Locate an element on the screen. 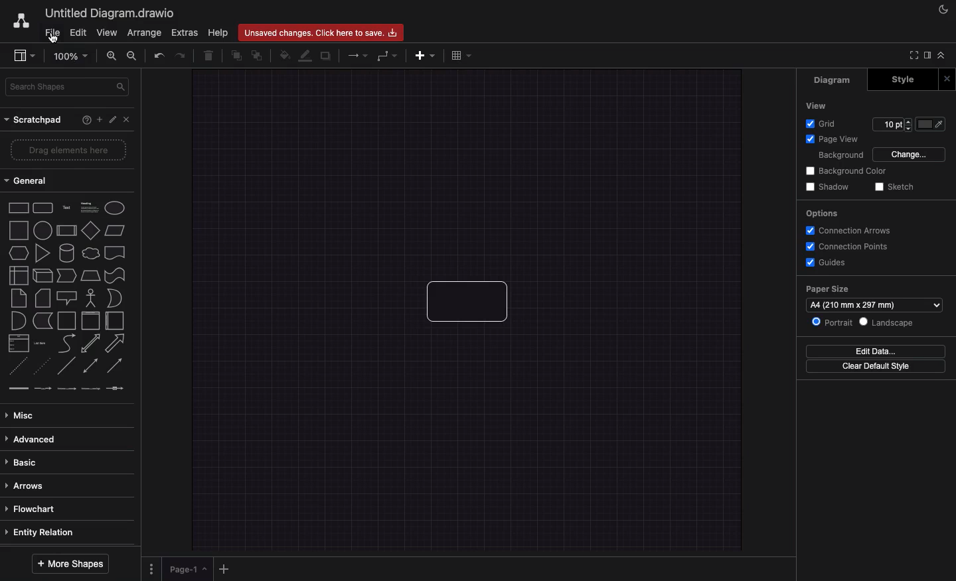 The width and height of the screenshot is (956, 581). Landscape is located at coordinates (892, 322).